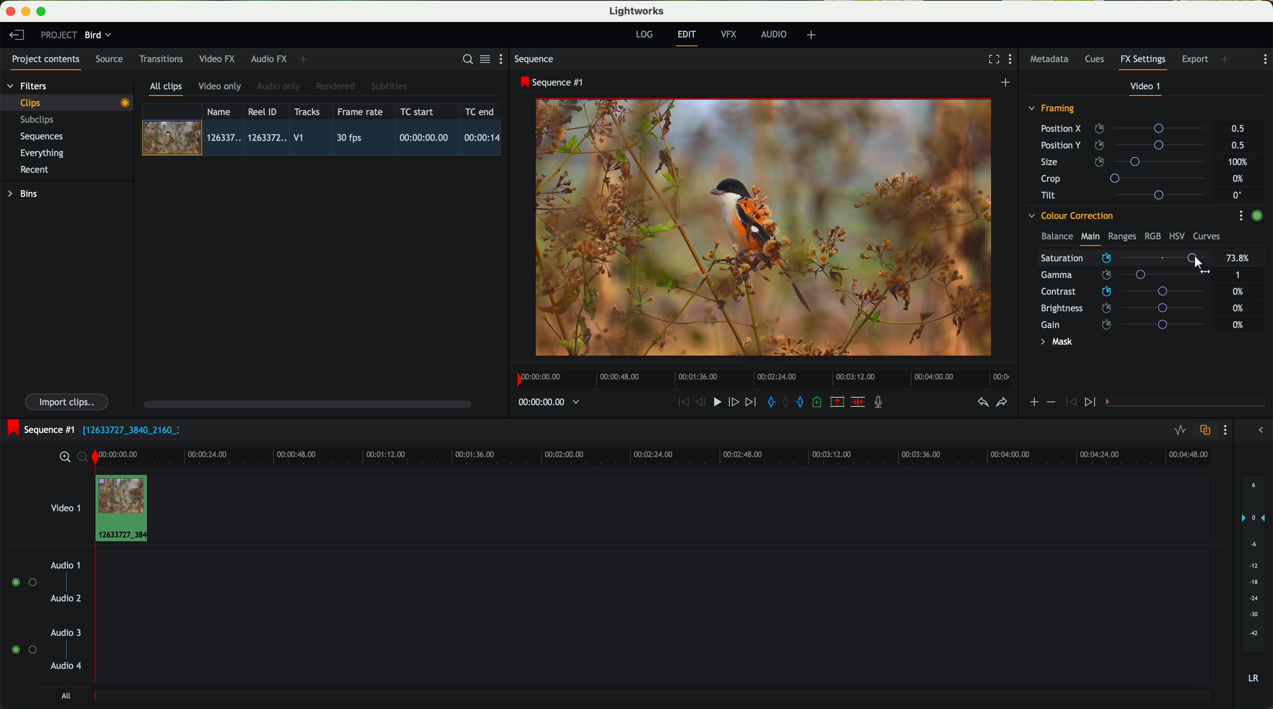 The width and height of the screenshot is (1273, 709). I want to click on timeline, so click(544, 403).